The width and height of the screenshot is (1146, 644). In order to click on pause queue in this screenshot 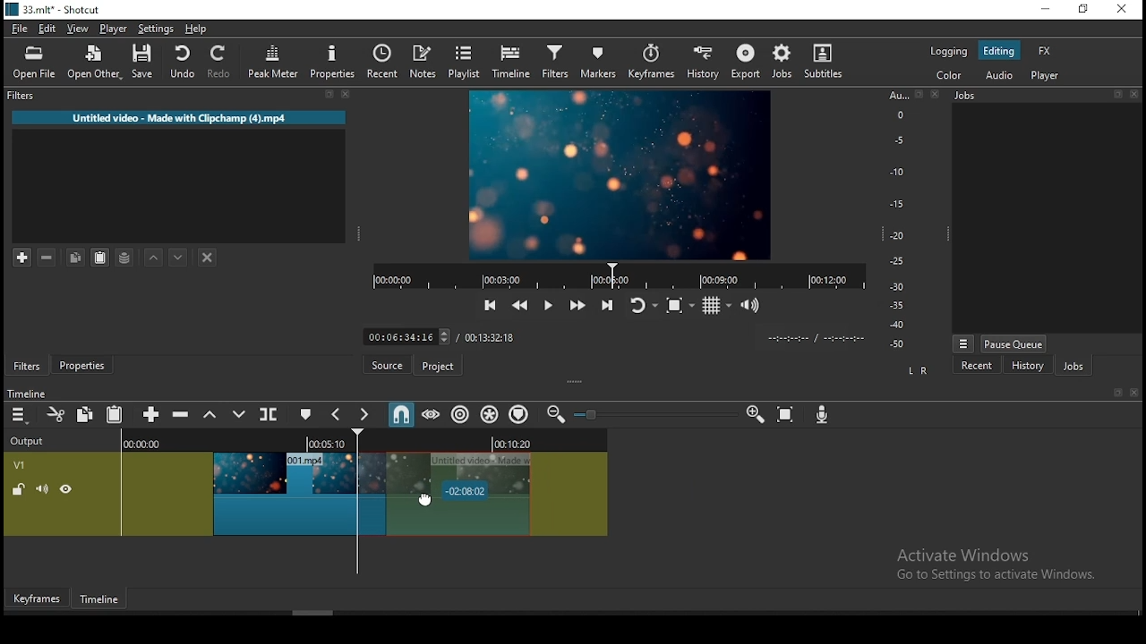, I will do `click(1013, 343)`.